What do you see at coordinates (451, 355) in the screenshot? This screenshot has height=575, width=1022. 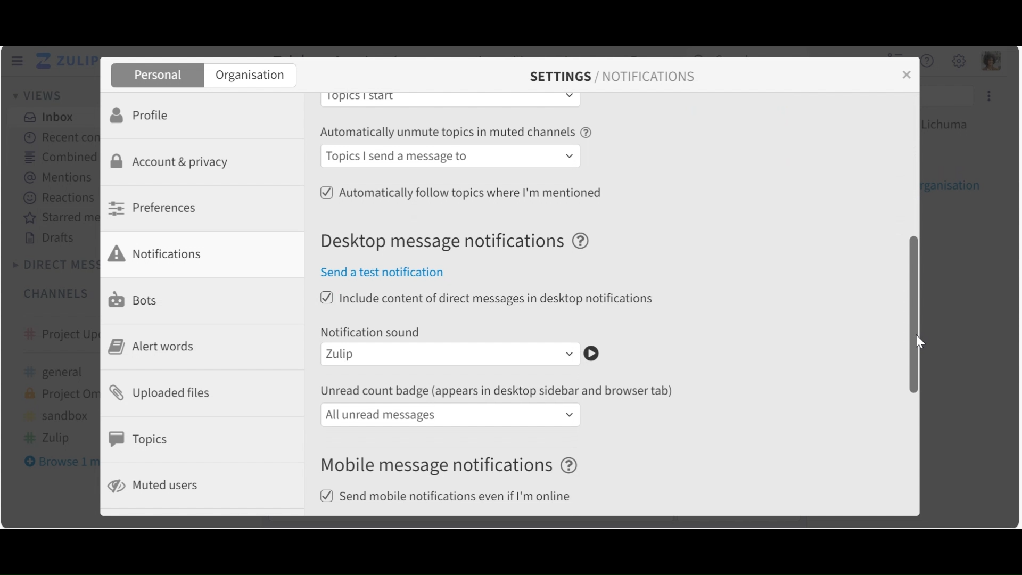 I see `Notification sound dropdown menu` at bounding box center [451, 355].